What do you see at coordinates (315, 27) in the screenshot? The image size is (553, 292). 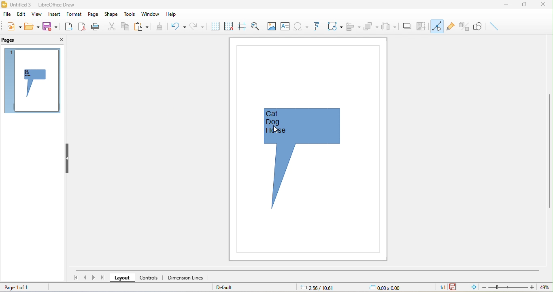 I see `fontwork text` at bounding box center [315, 27].